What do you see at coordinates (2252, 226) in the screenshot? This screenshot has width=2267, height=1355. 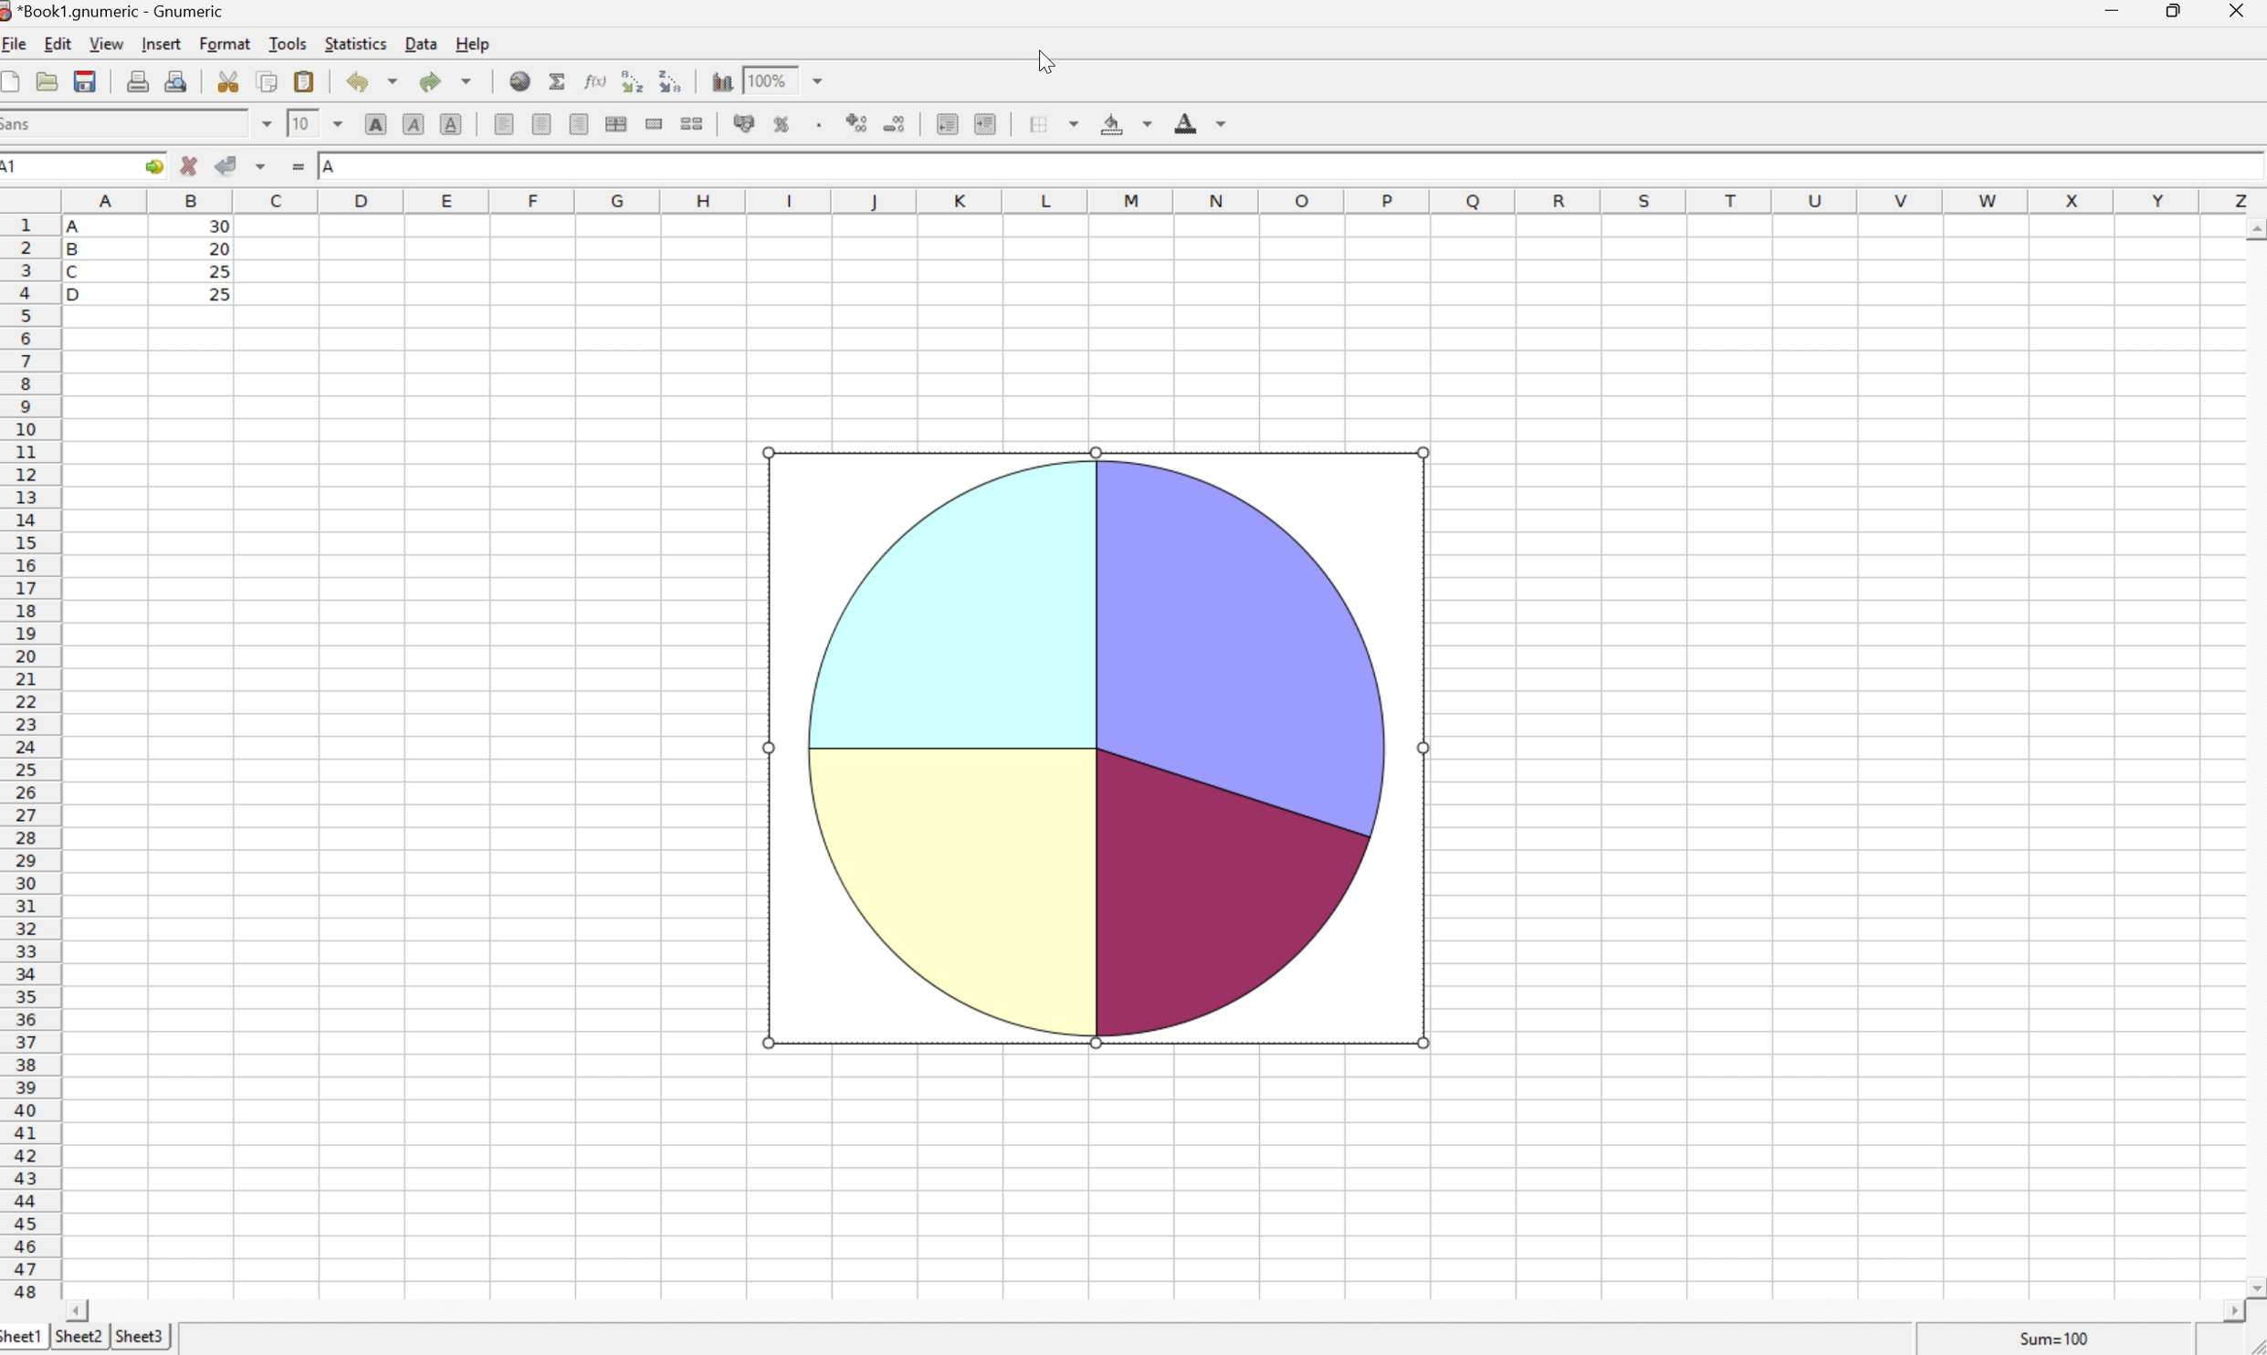 I see `Scroll Up` at bounding box center [2252, 226].